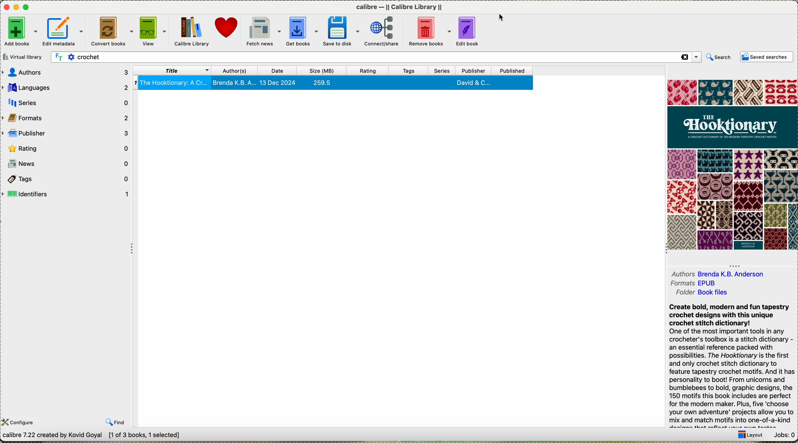 The width and height of the screenshot is (798, 443). What do you see at coordinates (172, 83) in the screenshot?
I see `The Hooktionary: A Cr..` at bounding box center [172, 83].